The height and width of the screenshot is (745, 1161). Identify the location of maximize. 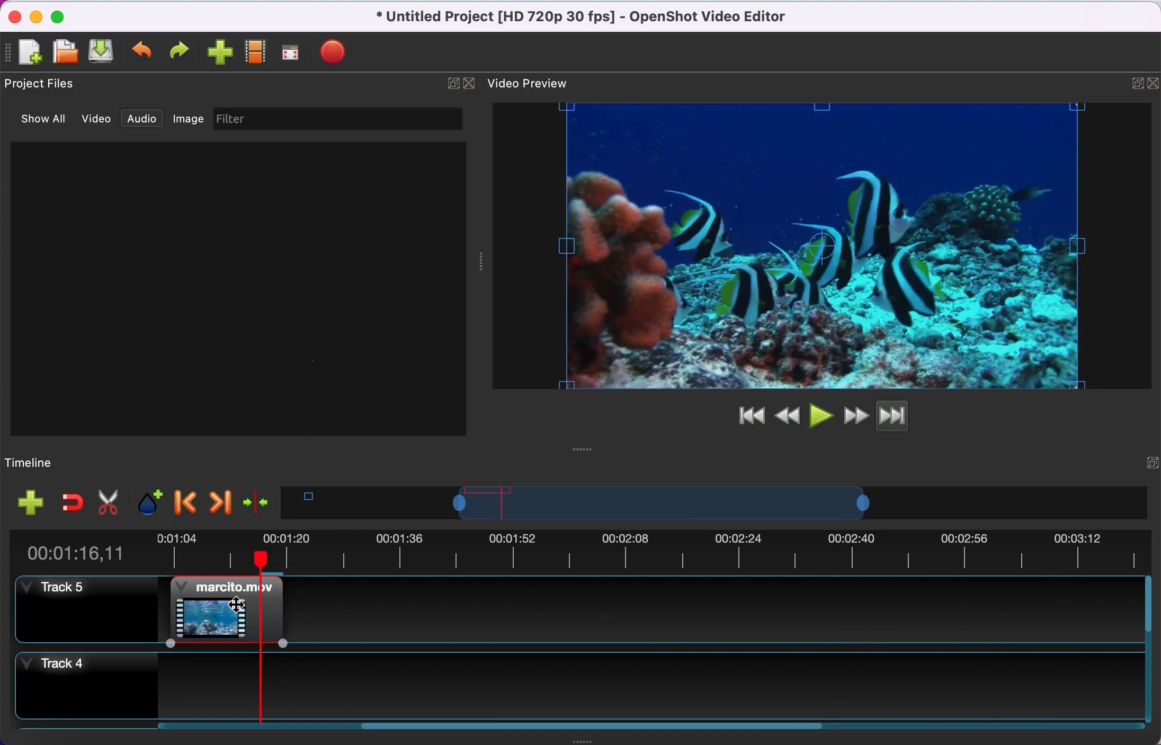
(64, 15).